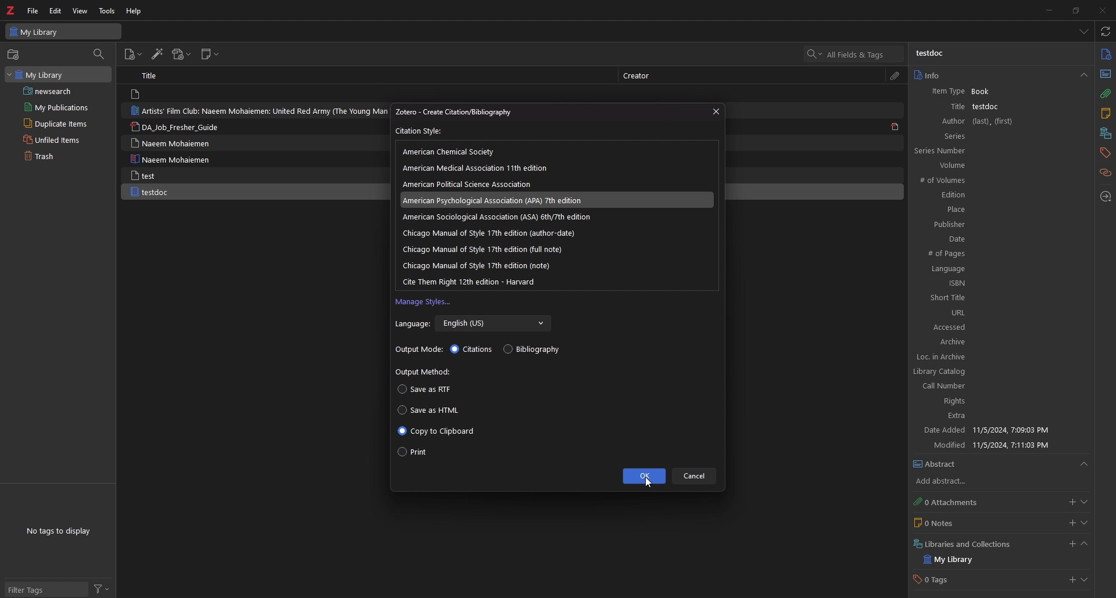  I want to click on Output mode:, so click(420, 350).